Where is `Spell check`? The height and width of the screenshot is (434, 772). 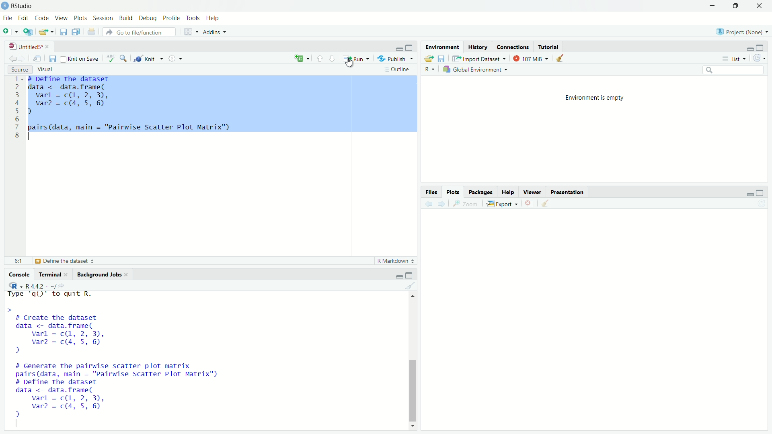 Spell check is located at coordinates (111, 59).